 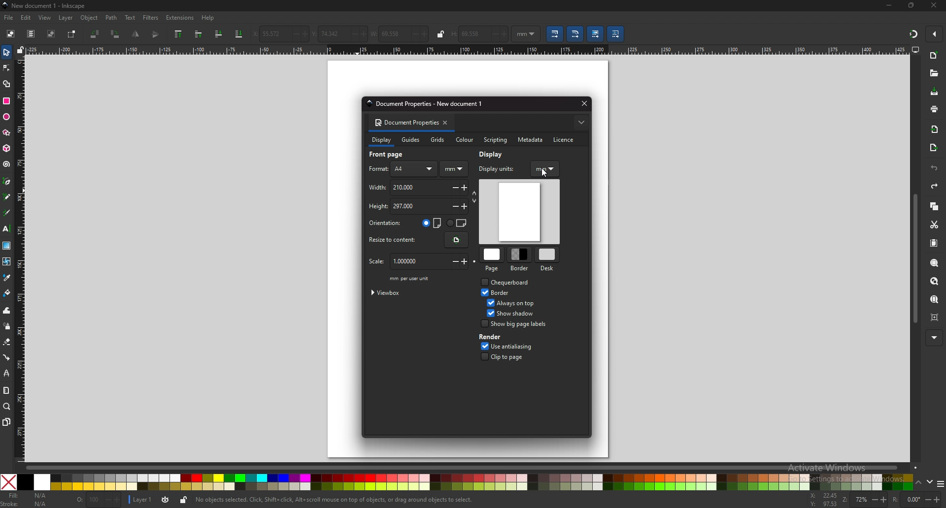 What do you see at coordinates (381, 141) in the screenshot?
I see `display` at bounding box center [381, 141].